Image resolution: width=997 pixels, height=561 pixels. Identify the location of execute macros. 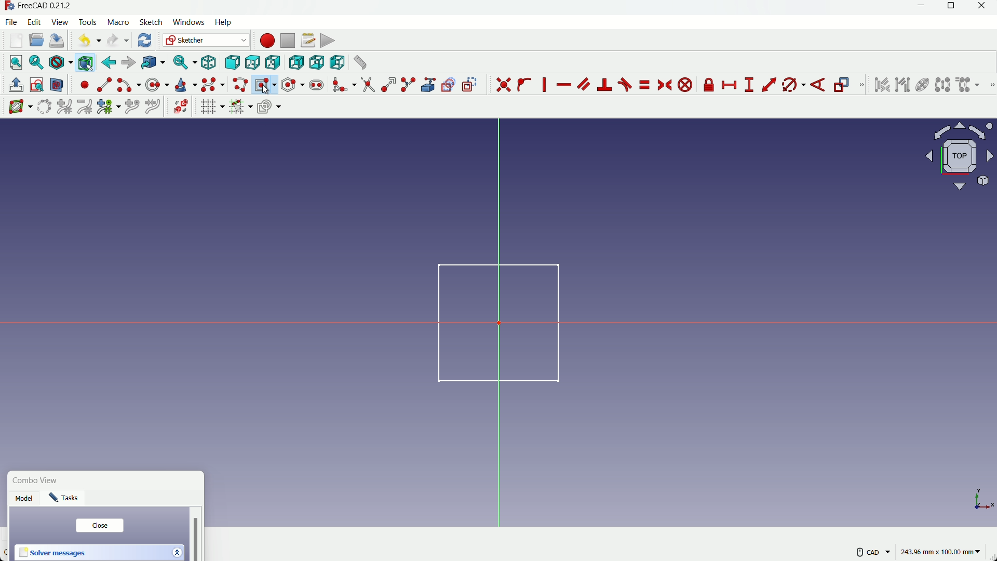
(328, 41).